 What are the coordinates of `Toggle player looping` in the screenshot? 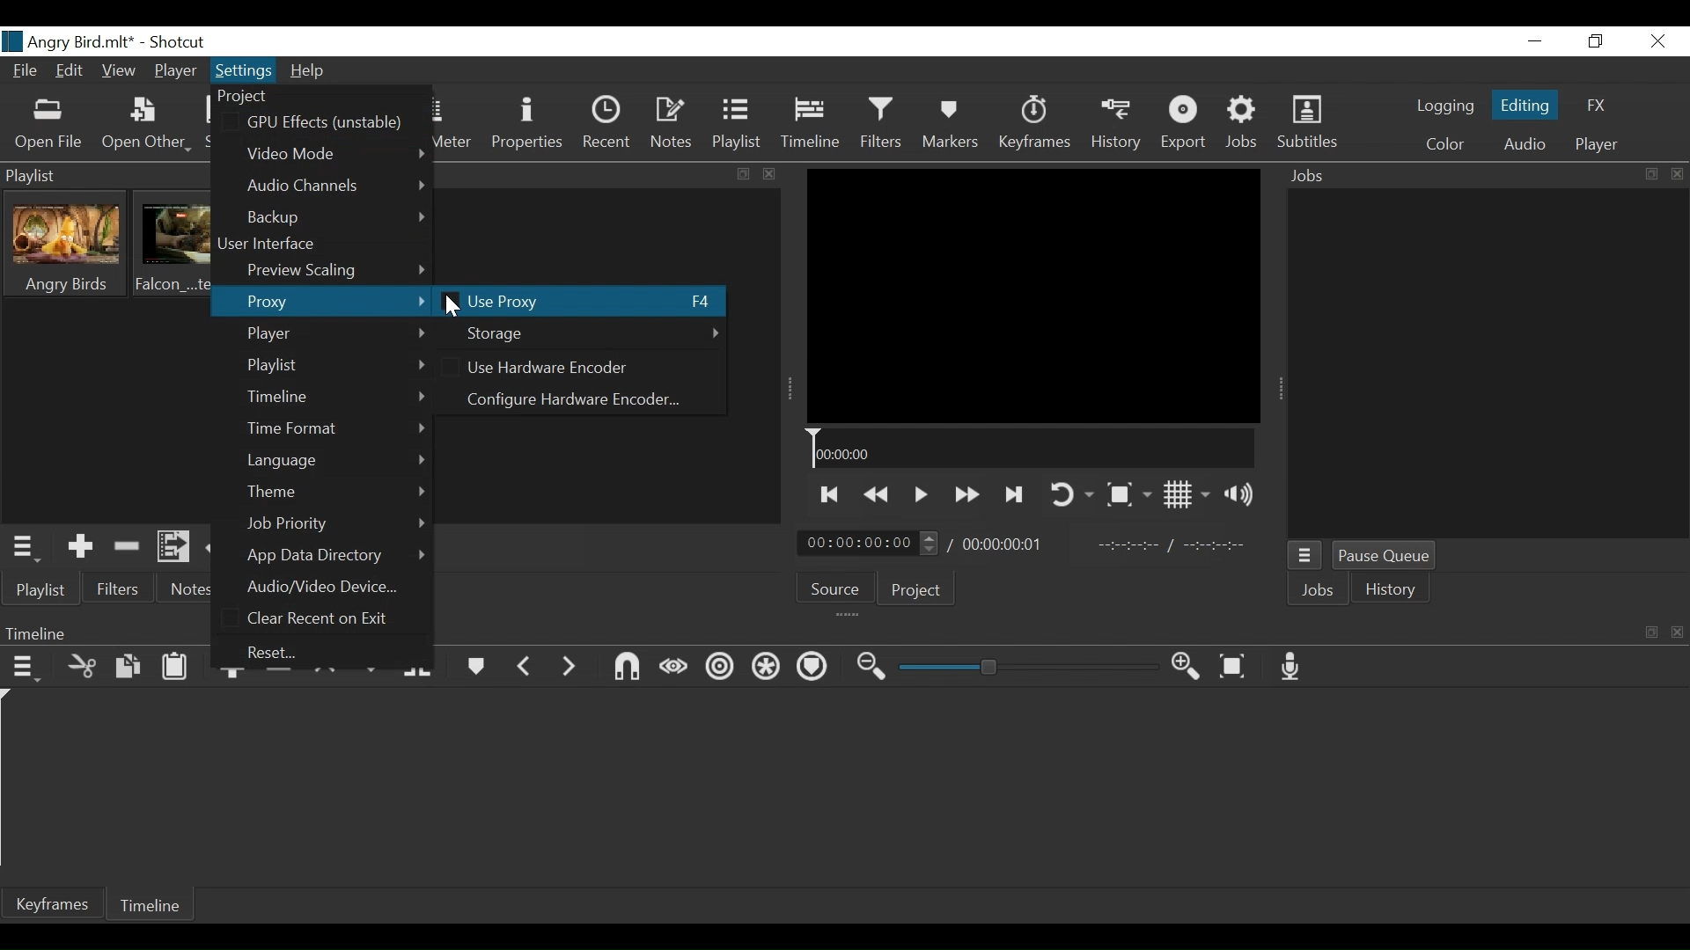 It's located at (1069, 495).